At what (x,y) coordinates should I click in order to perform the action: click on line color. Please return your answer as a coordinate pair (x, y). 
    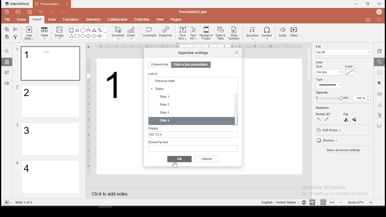
    Looking at the image, I should click on (351, 72).